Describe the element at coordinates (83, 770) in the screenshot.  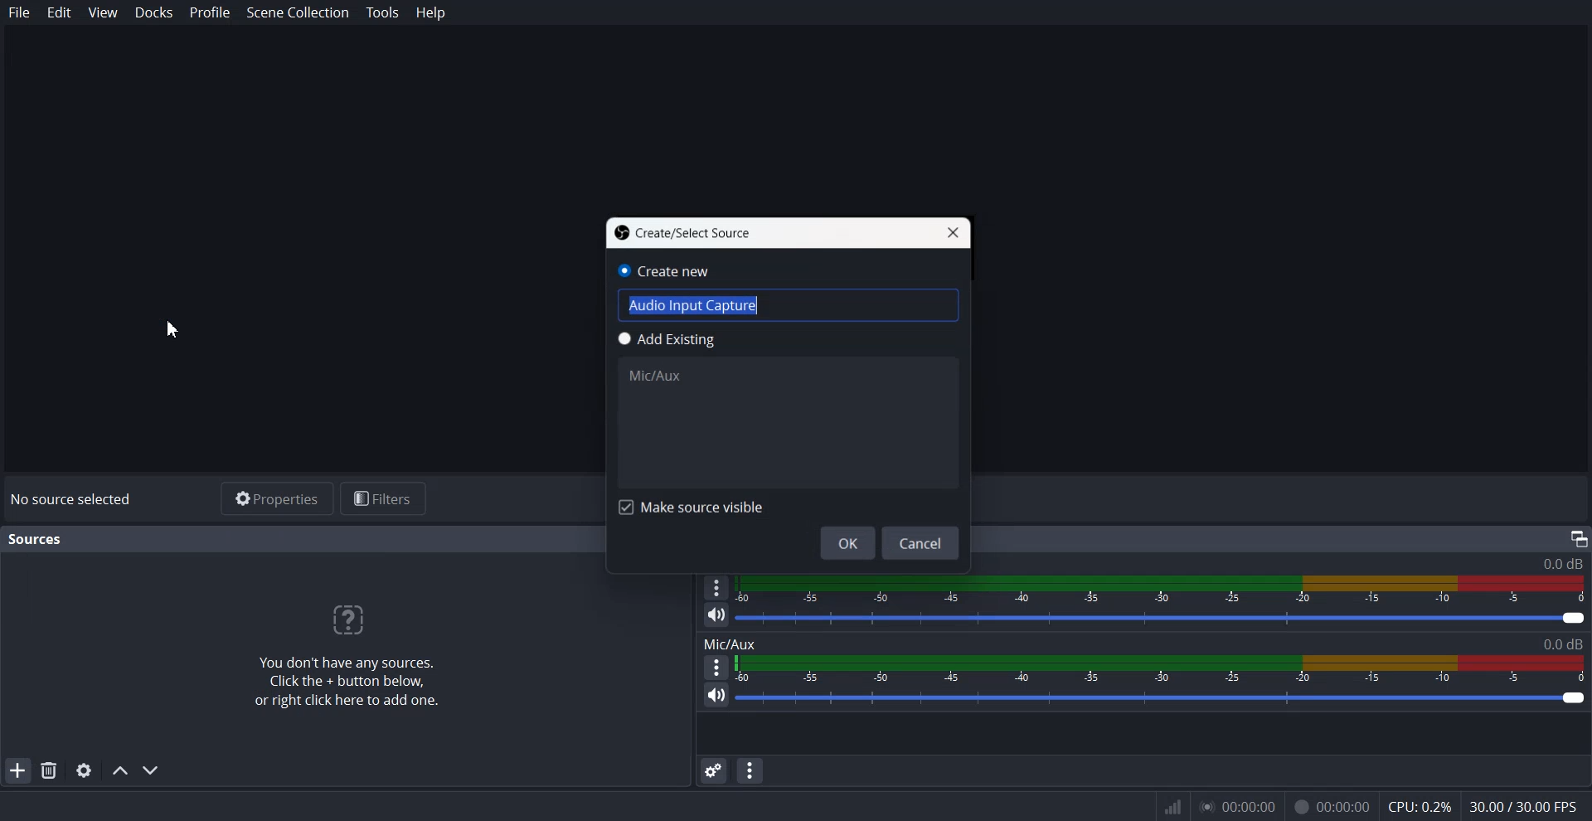
I see `Open source properties` at that location.